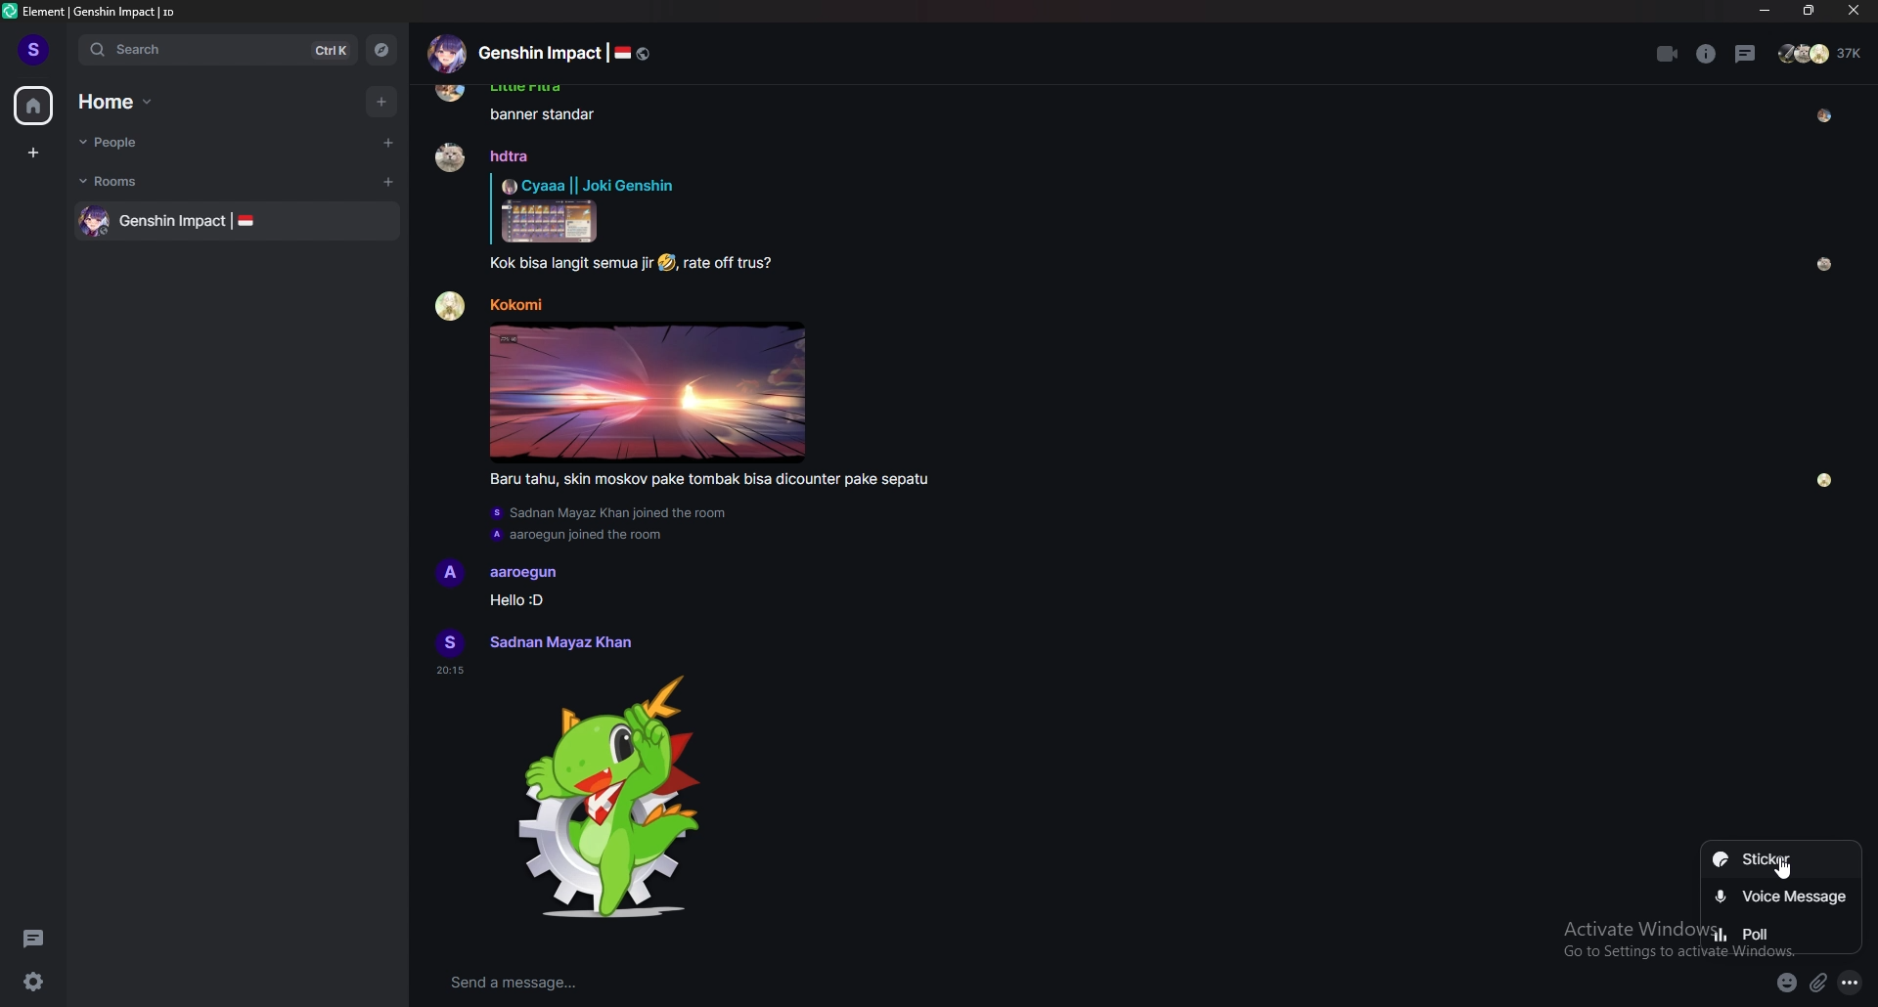  What do you see at coordinates (515, 599) in the screenshot?
I see `Hello :D` at bounding box center [515, 599].